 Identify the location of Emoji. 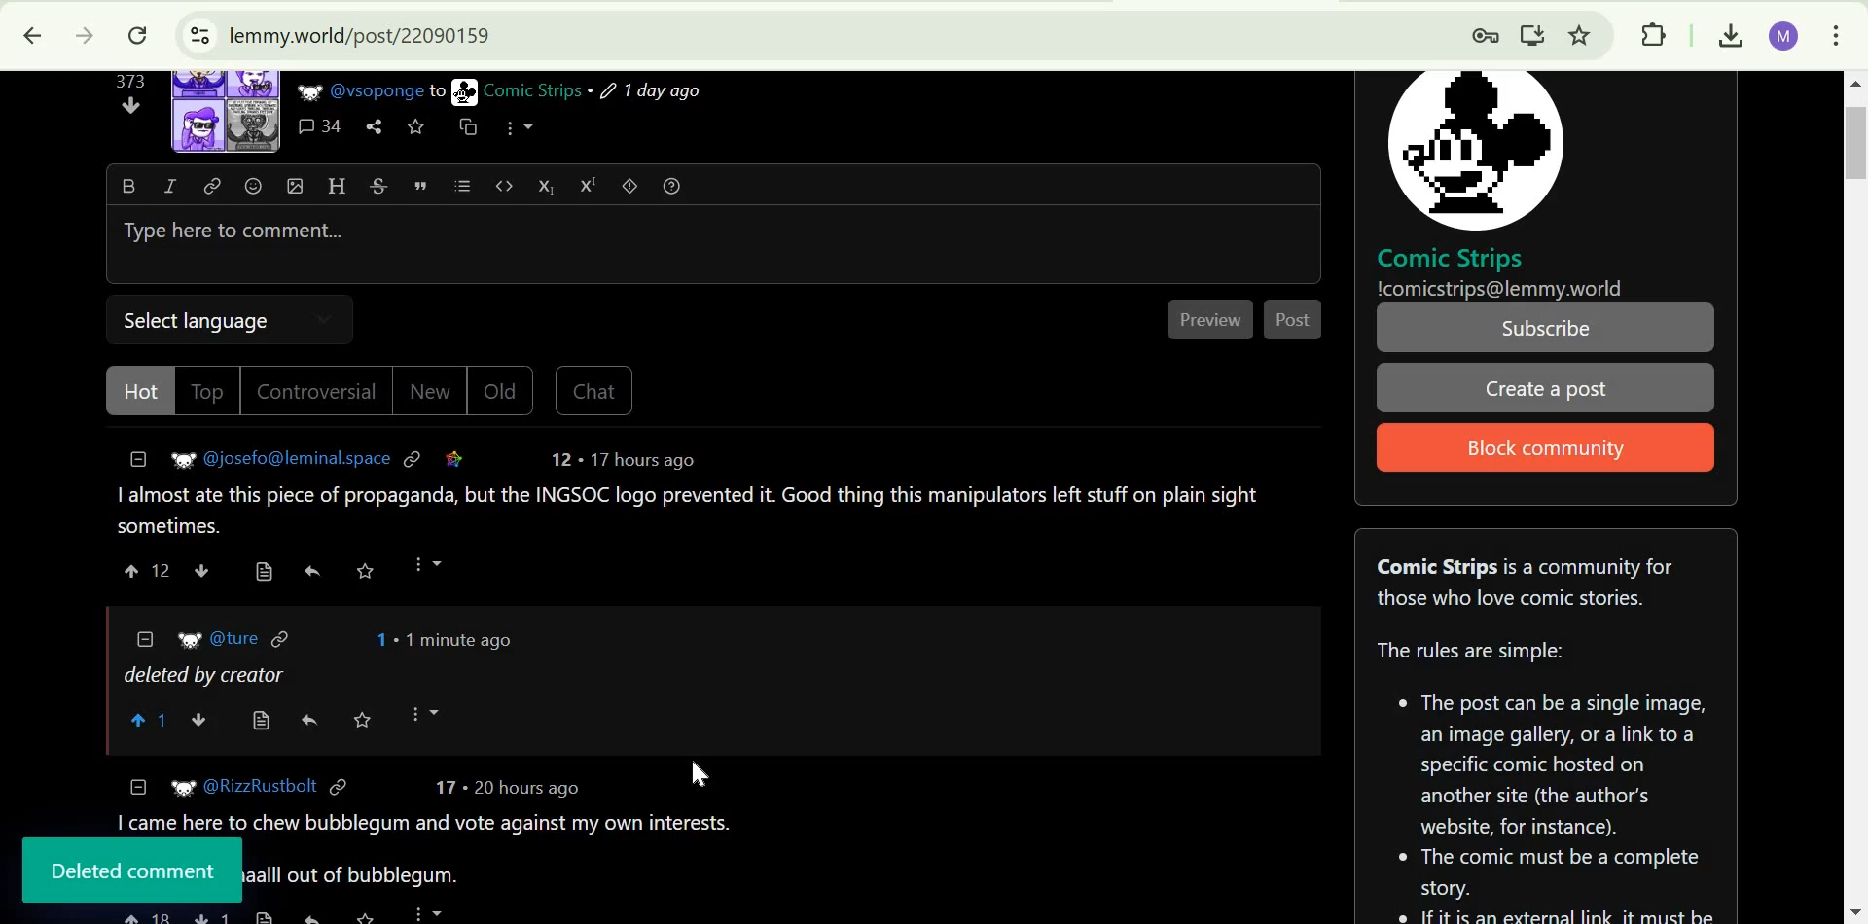
(253, 186).